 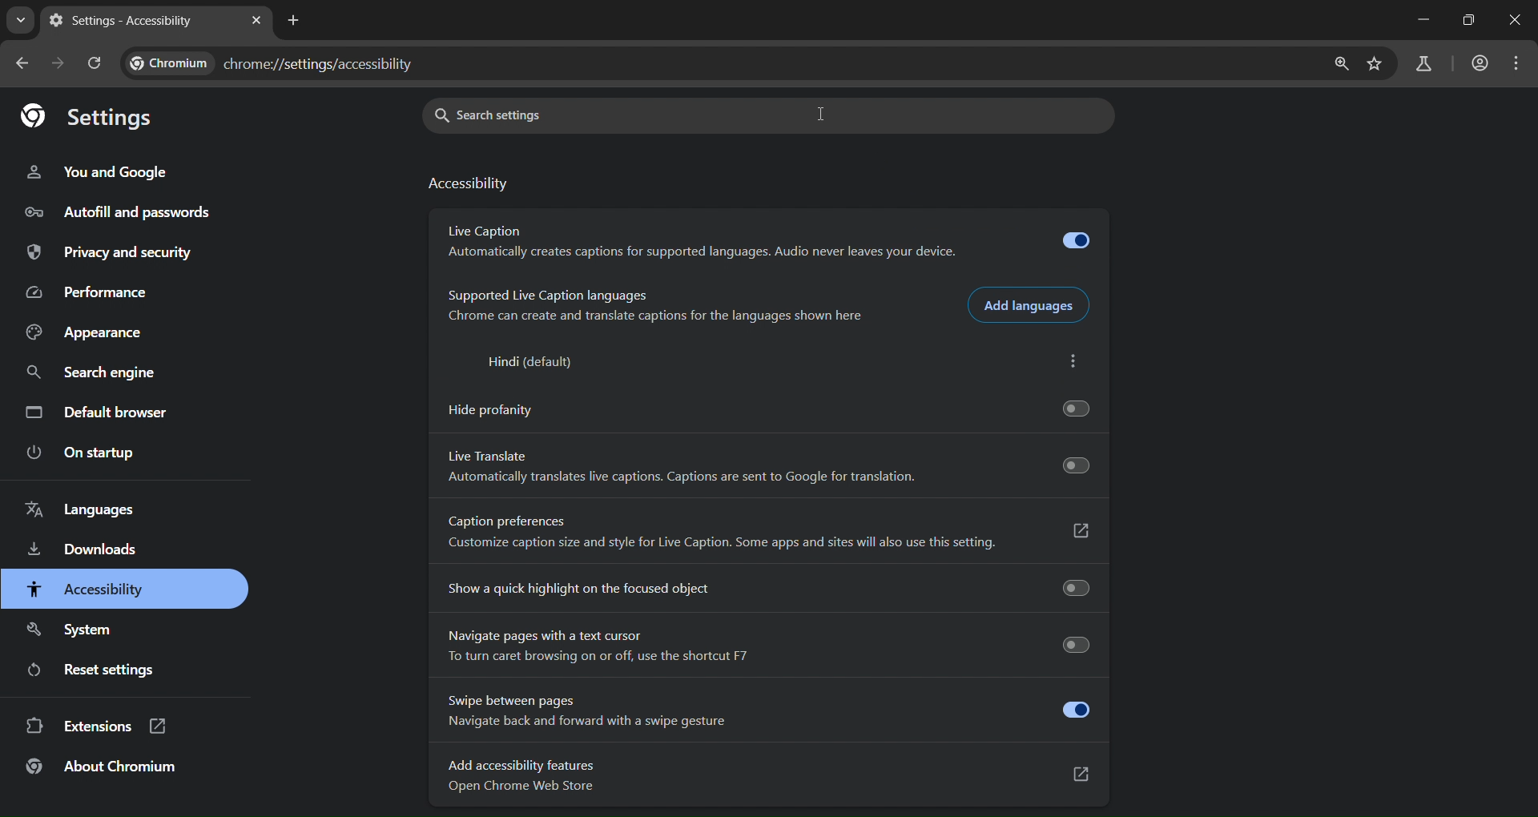 What do you see at coordinates (767, 710) in the screenshot?
I see `Swipe between pages
Navigate back and forward with a swipe gesture` at bounding box center [767, 710].